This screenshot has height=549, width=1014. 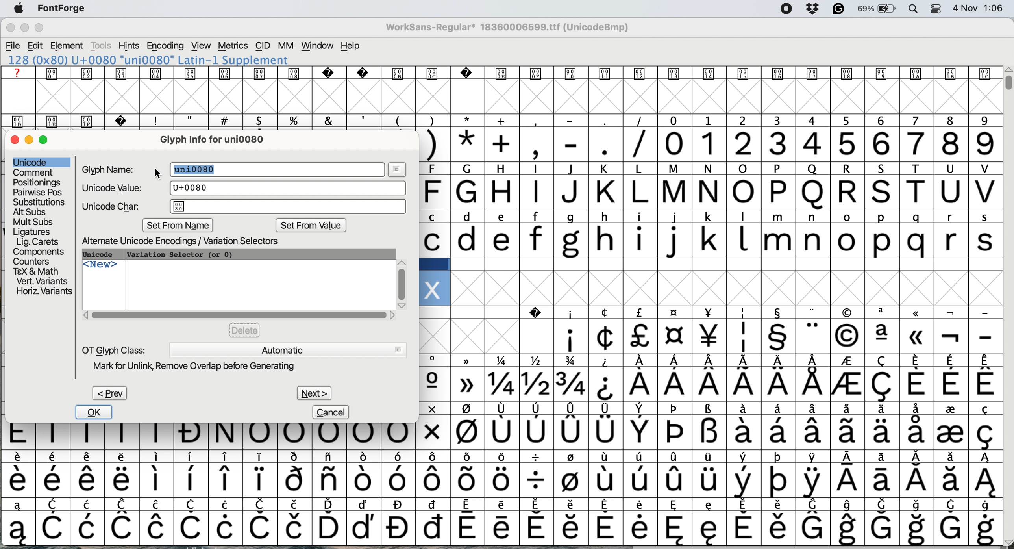 What do you see at coordinates (165, 46) in the screenshot?
I see `encoding` at bounding box center [165, 46].